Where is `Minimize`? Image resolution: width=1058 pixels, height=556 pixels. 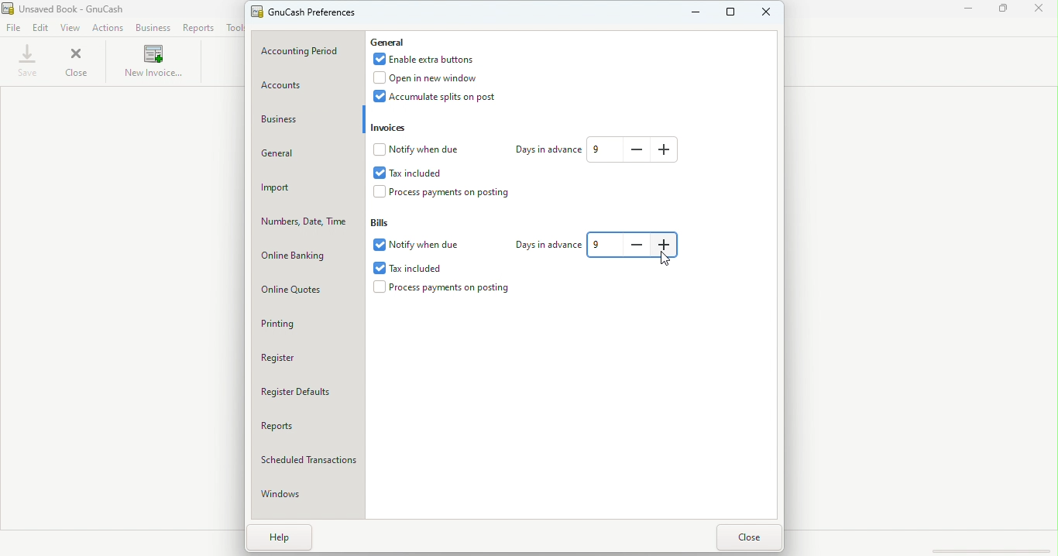 Minimize is located at coordinates (966, 12).